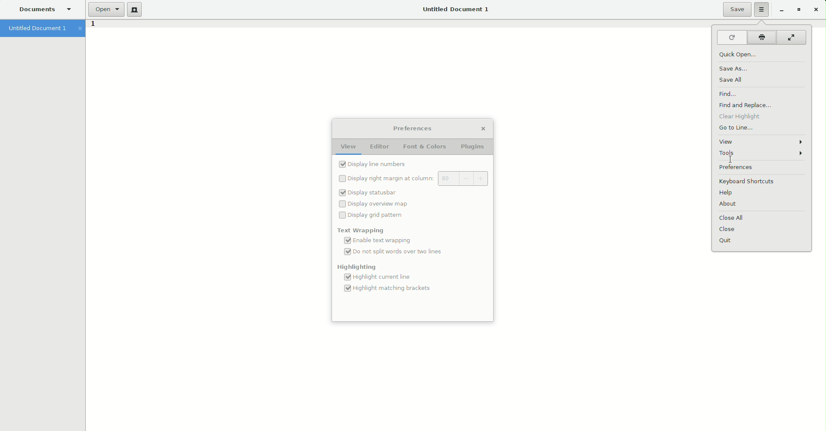  What do you see at coordinates (731, 161) in the screenshot?
I see `Cursor` at bounding box center [731, 161].